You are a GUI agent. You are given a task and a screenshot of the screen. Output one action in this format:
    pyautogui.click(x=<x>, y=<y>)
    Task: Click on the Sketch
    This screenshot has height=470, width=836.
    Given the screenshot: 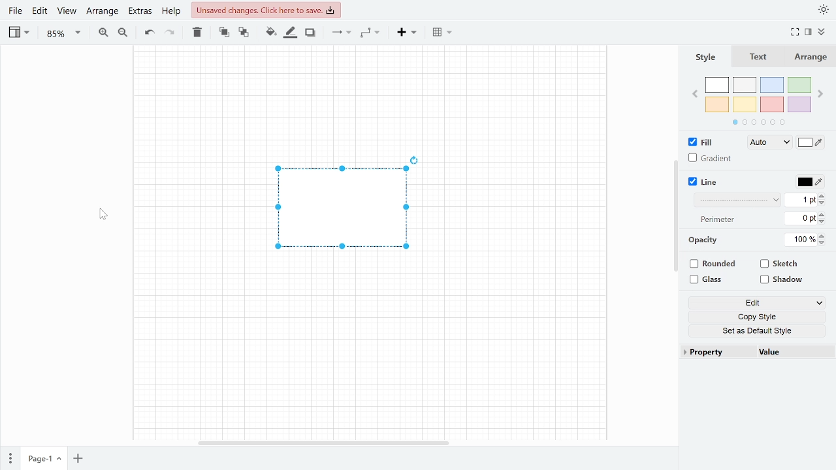 What is the action you would take?
    pyautogui.click(x=784, y=264)
    